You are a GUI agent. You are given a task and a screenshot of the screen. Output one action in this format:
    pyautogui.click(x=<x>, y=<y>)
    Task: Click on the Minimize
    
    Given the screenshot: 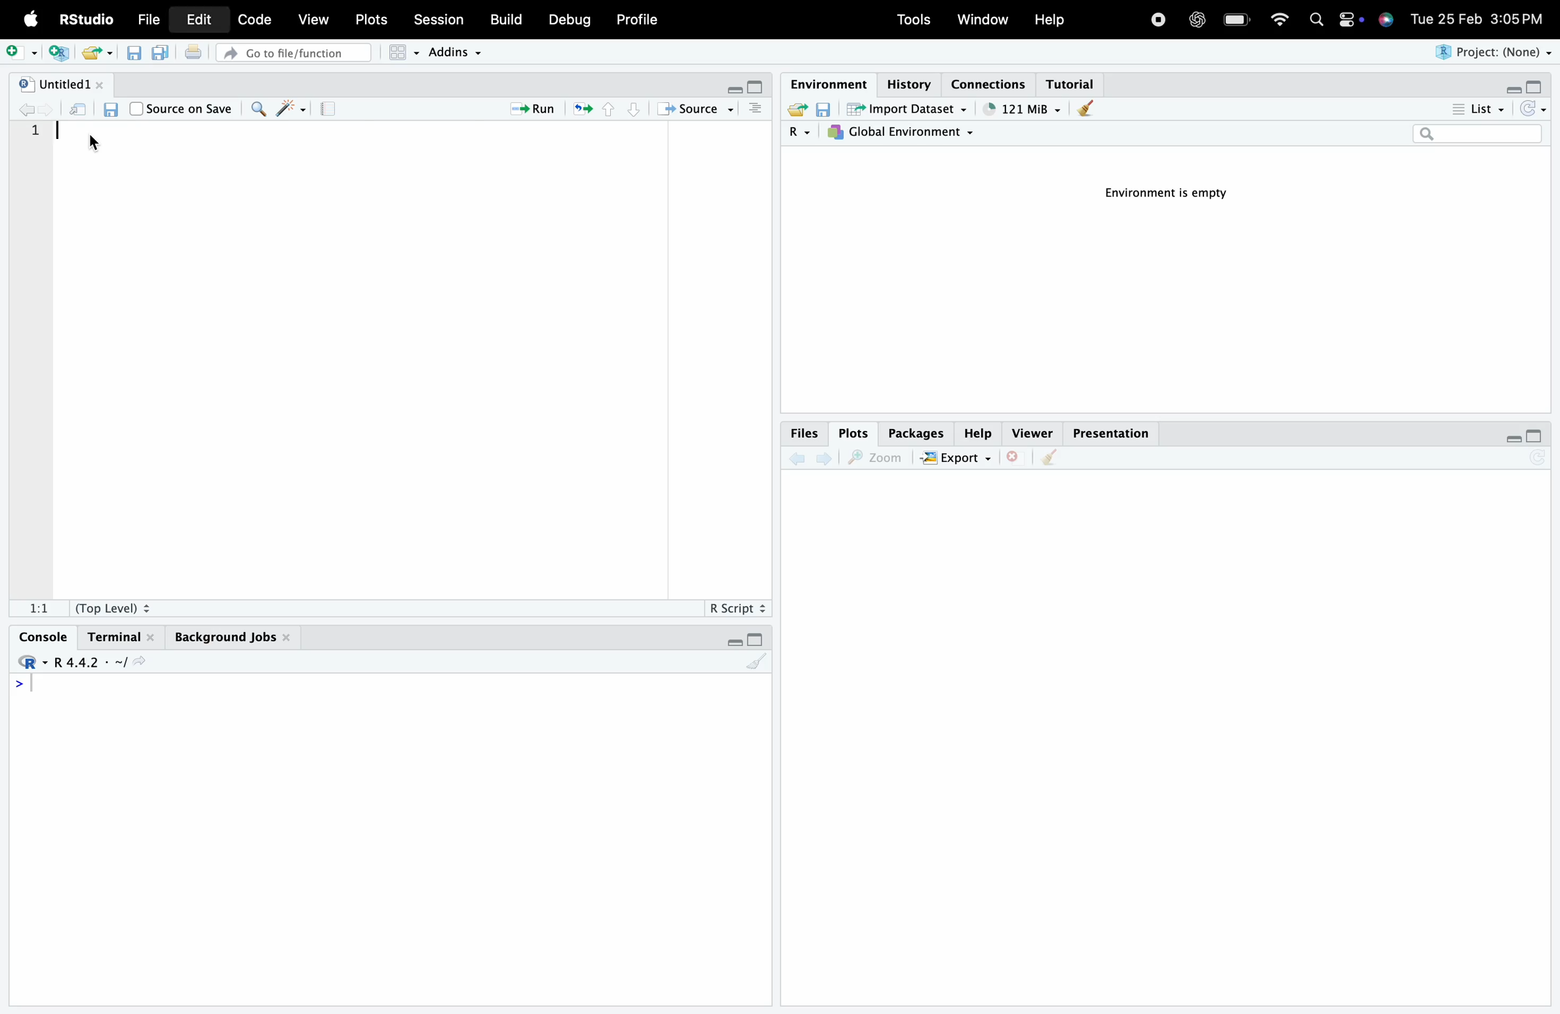 What is the action you would take?
    pyautogui.click(x=736, y=90)
    